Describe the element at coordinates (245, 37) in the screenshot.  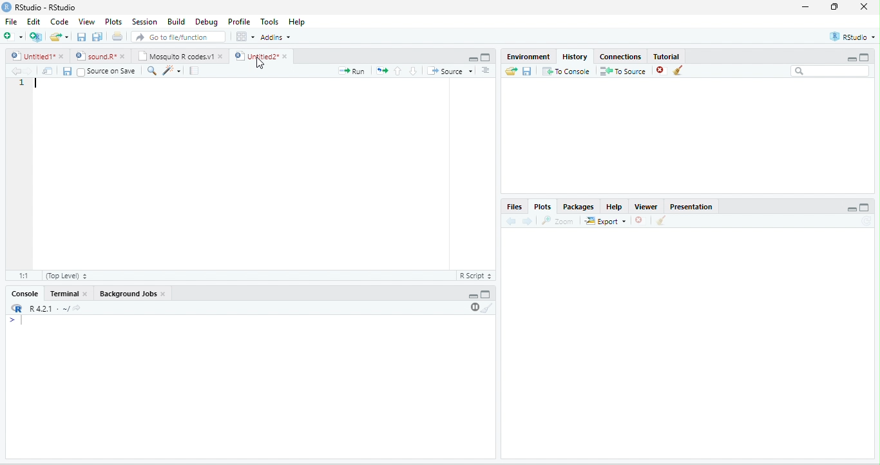
I see `options` at that location.